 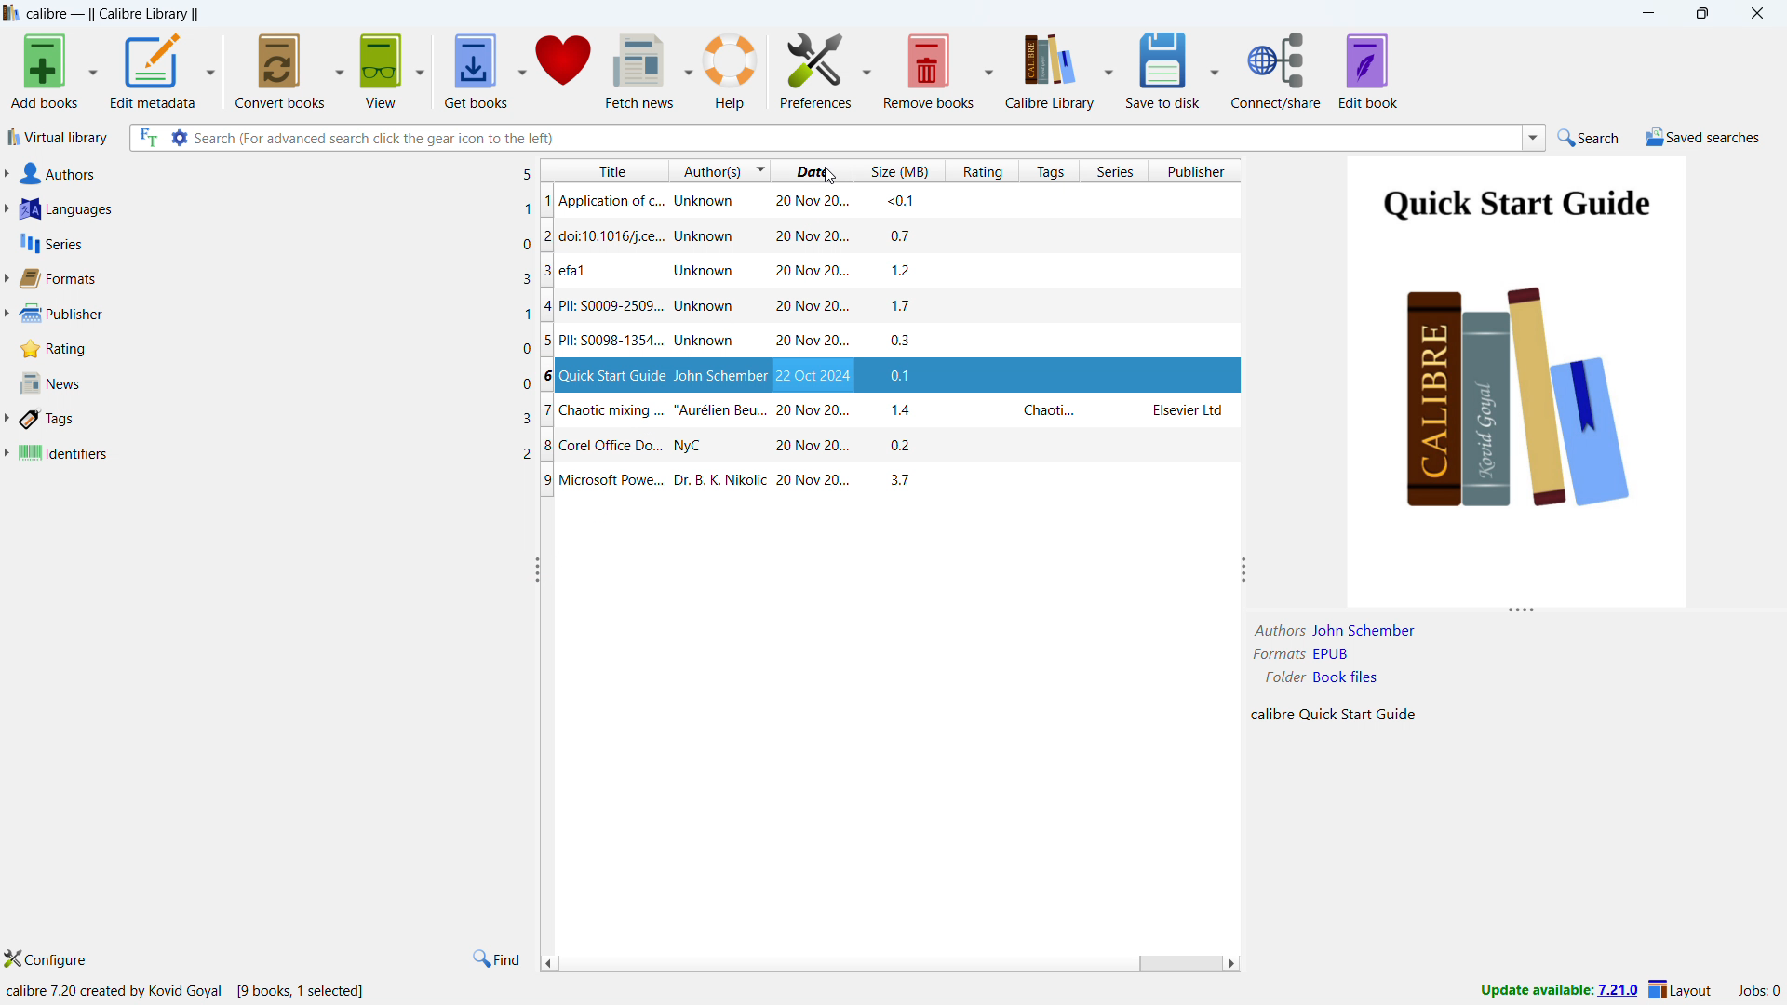 I want to click on  search, so click(x=1586, y=138).